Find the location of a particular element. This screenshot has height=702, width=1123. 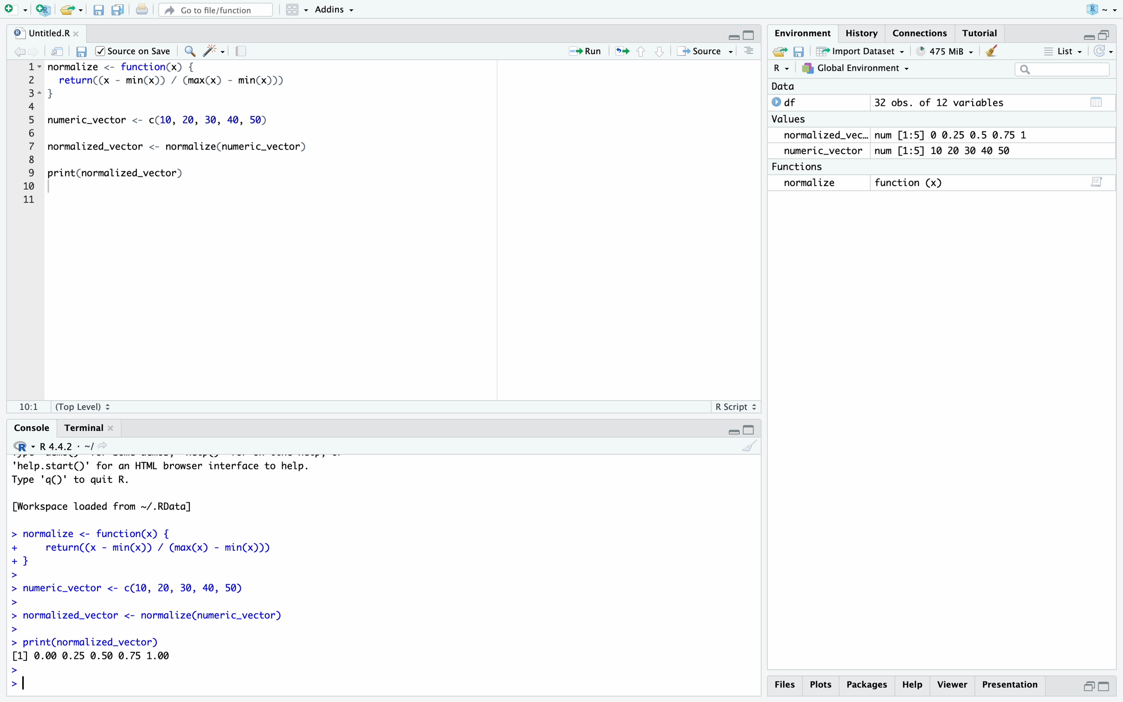

Terminal is located at coordinates (84, 429).